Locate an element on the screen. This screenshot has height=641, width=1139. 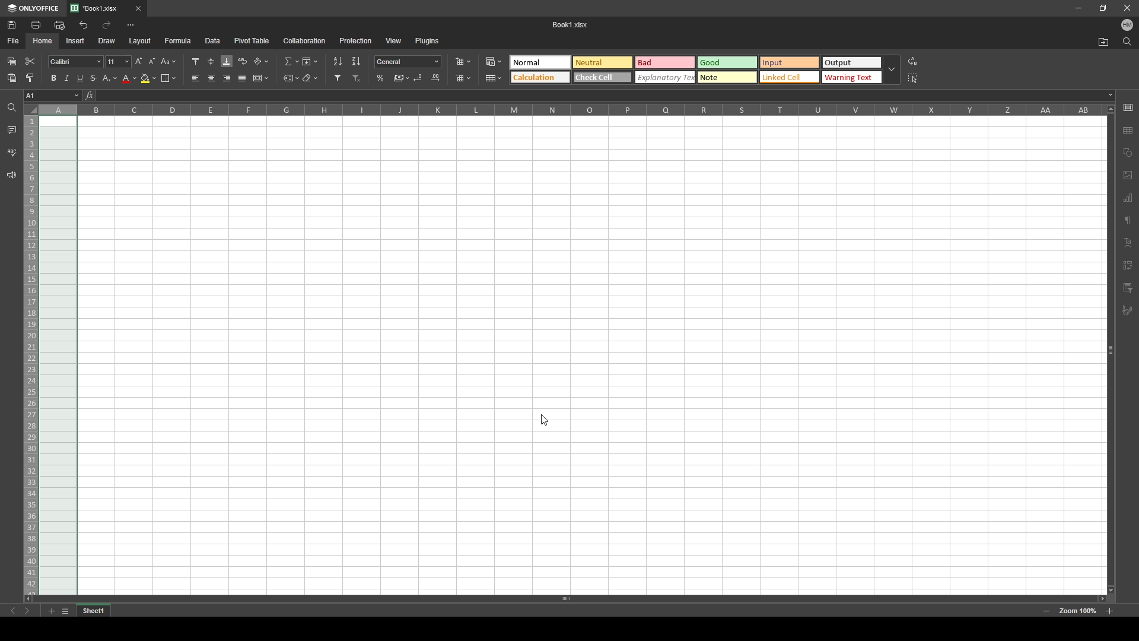
fill is located at coordinates (309, 61).